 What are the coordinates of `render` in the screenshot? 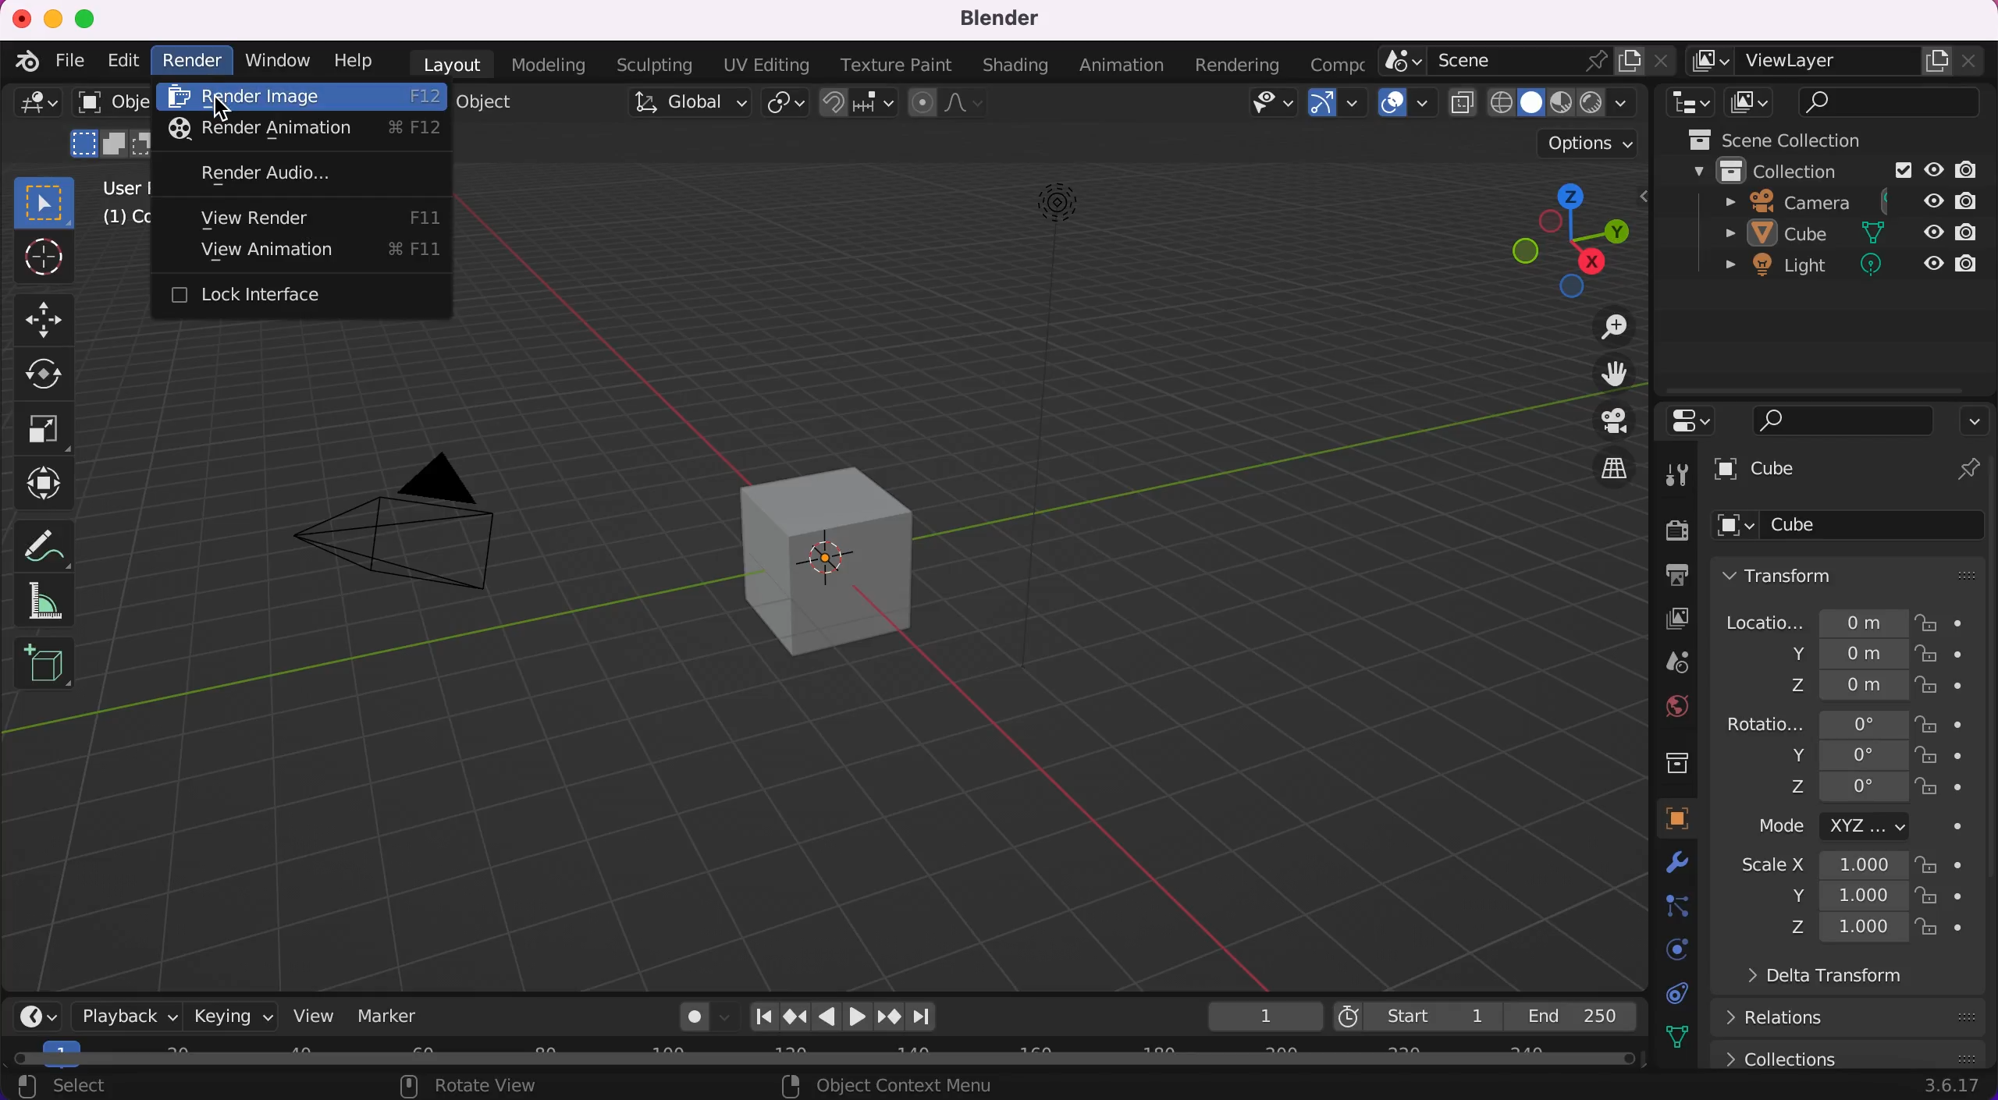 It's located at (1662, 529).